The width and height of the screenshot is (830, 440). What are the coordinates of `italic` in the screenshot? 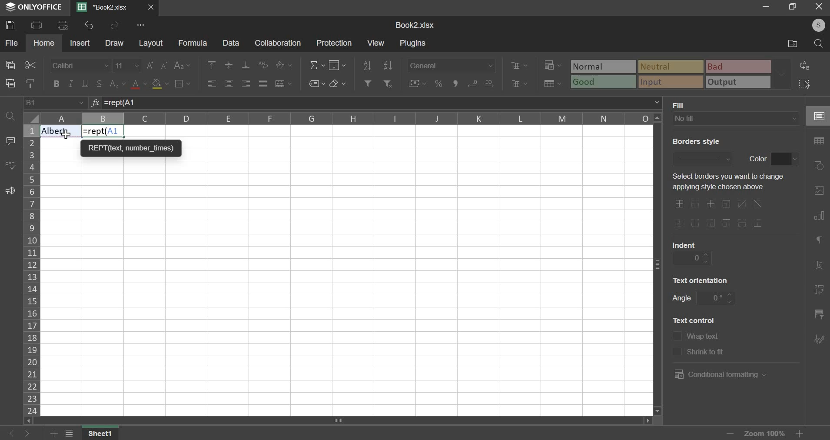 It's located at (71, 83).